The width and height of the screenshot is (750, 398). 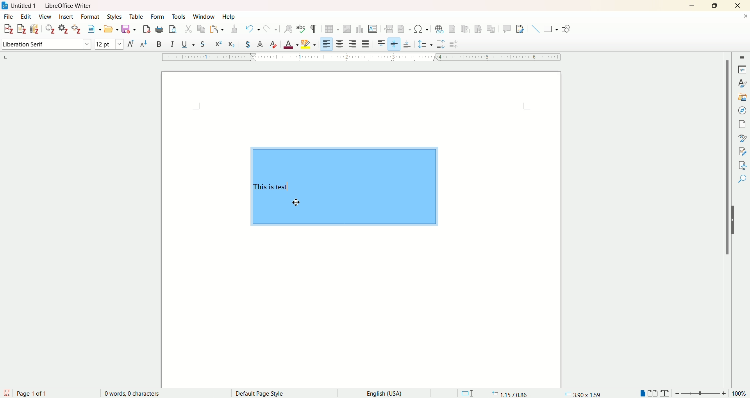 I want to click on document preferences, so click(x=63, y=28).